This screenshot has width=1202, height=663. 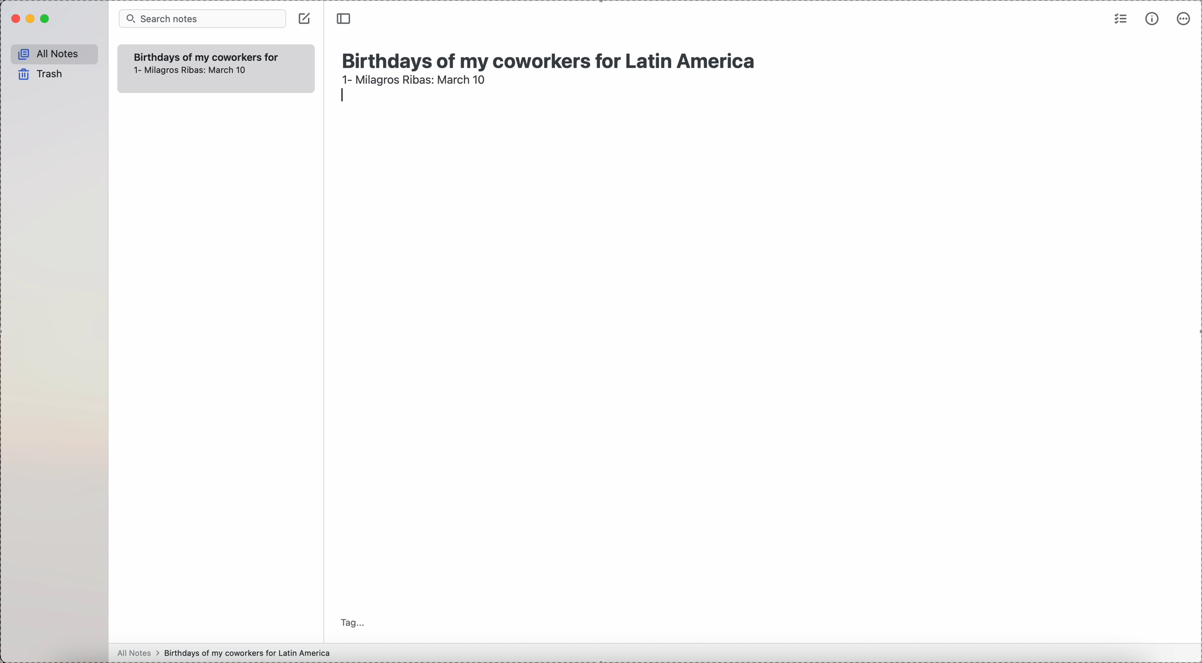 I want to click on 1- Milagros, so click(x=413, y=79).